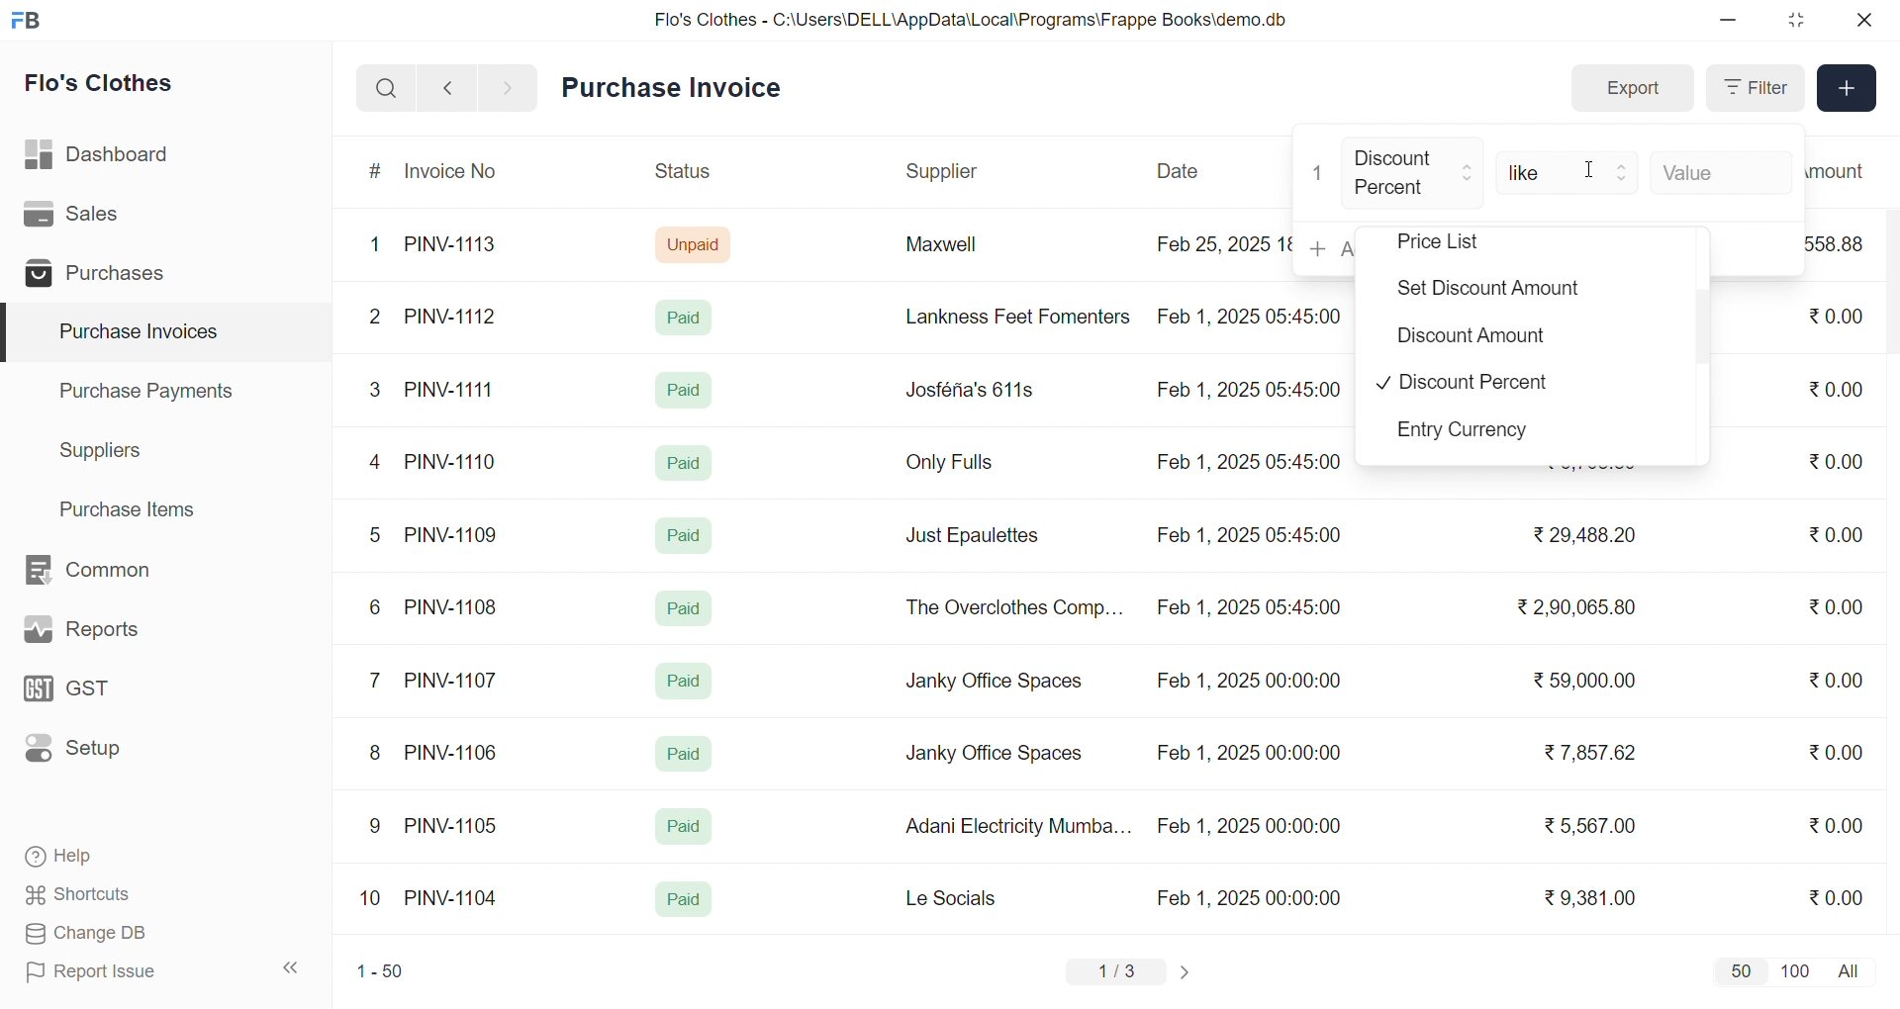 The image size is (1900, 1009). I want to click on Flo's Clothes - C:\Users\DELL\AppData\Local\Programs\Frappe Books\demo.db, so click(972, 20).